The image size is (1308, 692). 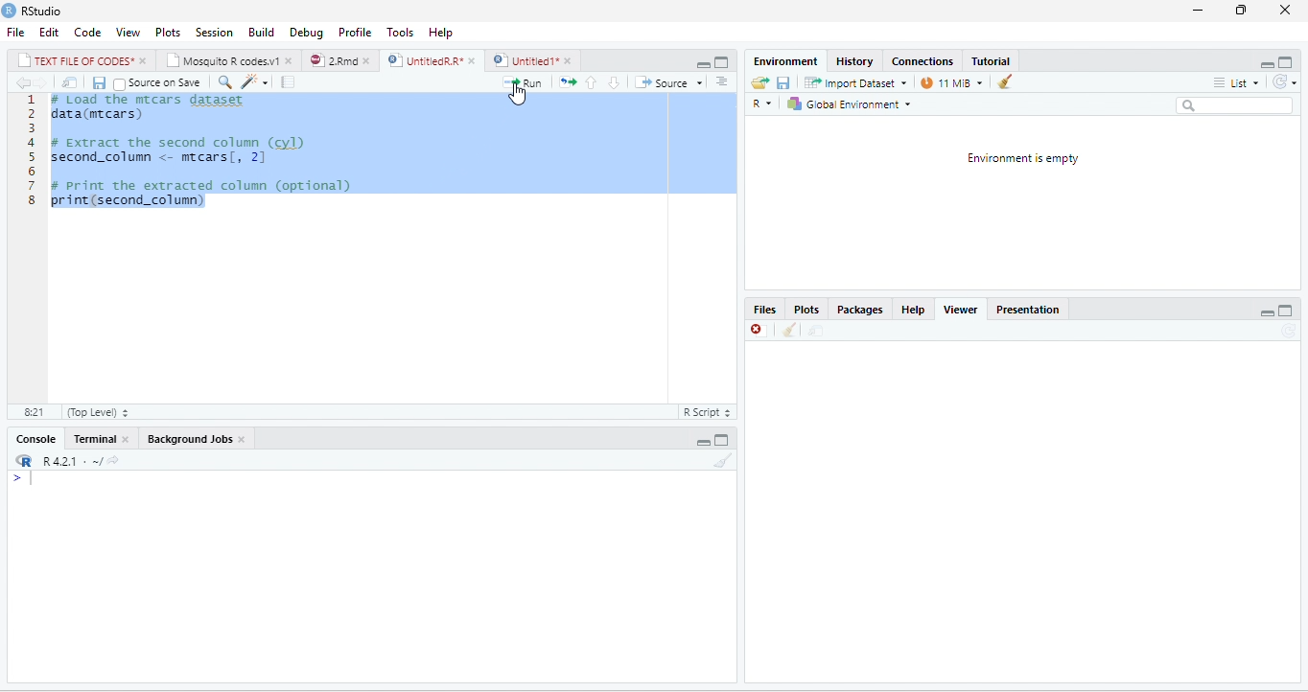 I want to click on minimize, so click(x=1266, y=311).